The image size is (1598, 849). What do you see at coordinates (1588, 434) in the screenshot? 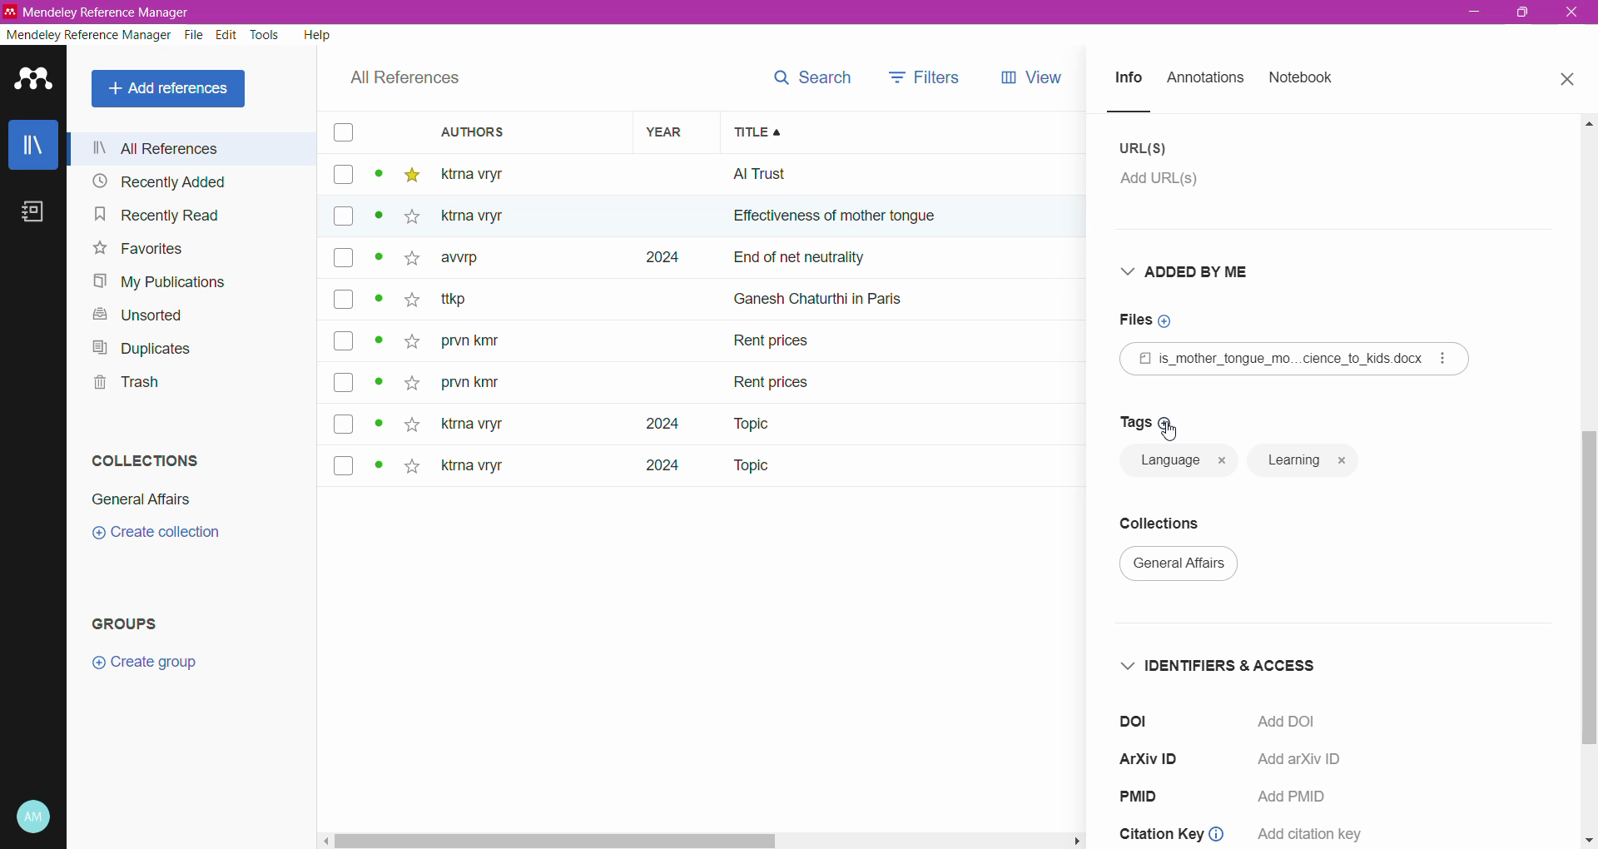
I see `Vertical Scroll Bar dragged to final position` at bounding box center [1588, 434].